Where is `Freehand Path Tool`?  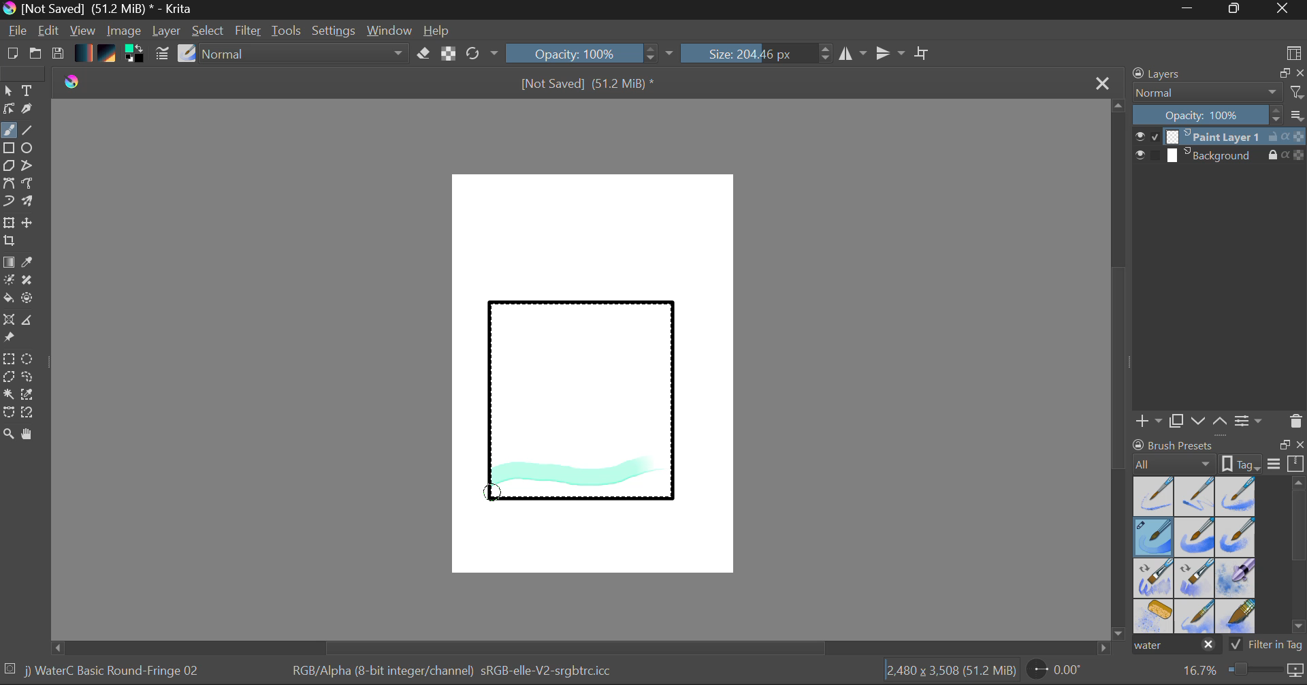
Freehand Path Tool is located at coordinates (27, 185).